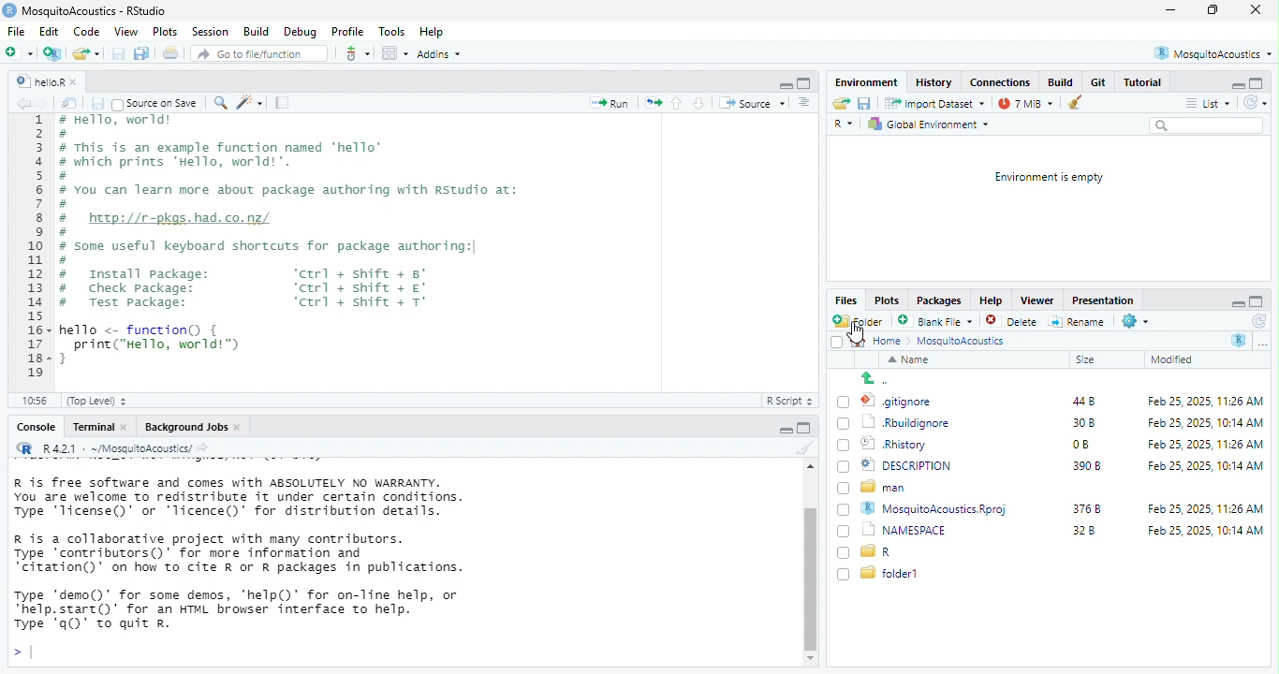  What do you see at coordinates (793, 401) in the screenshot?
I see `R Script ` at bounding box center [793, 401].